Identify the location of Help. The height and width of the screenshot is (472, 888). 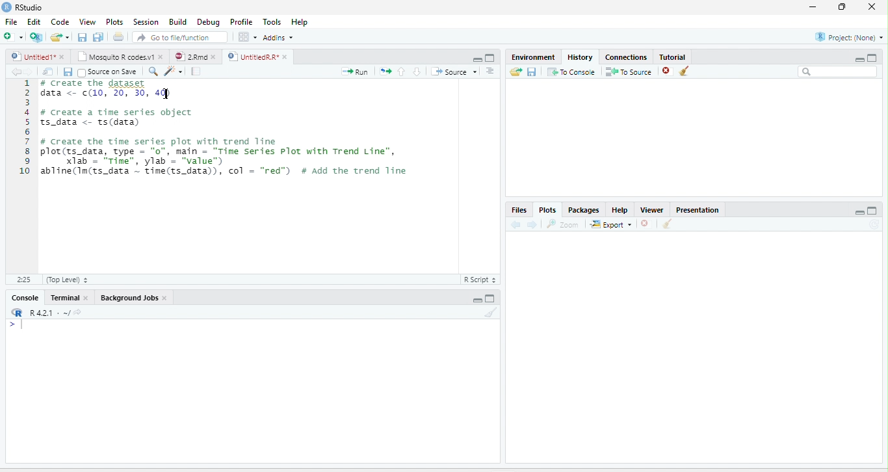
(299, 21).